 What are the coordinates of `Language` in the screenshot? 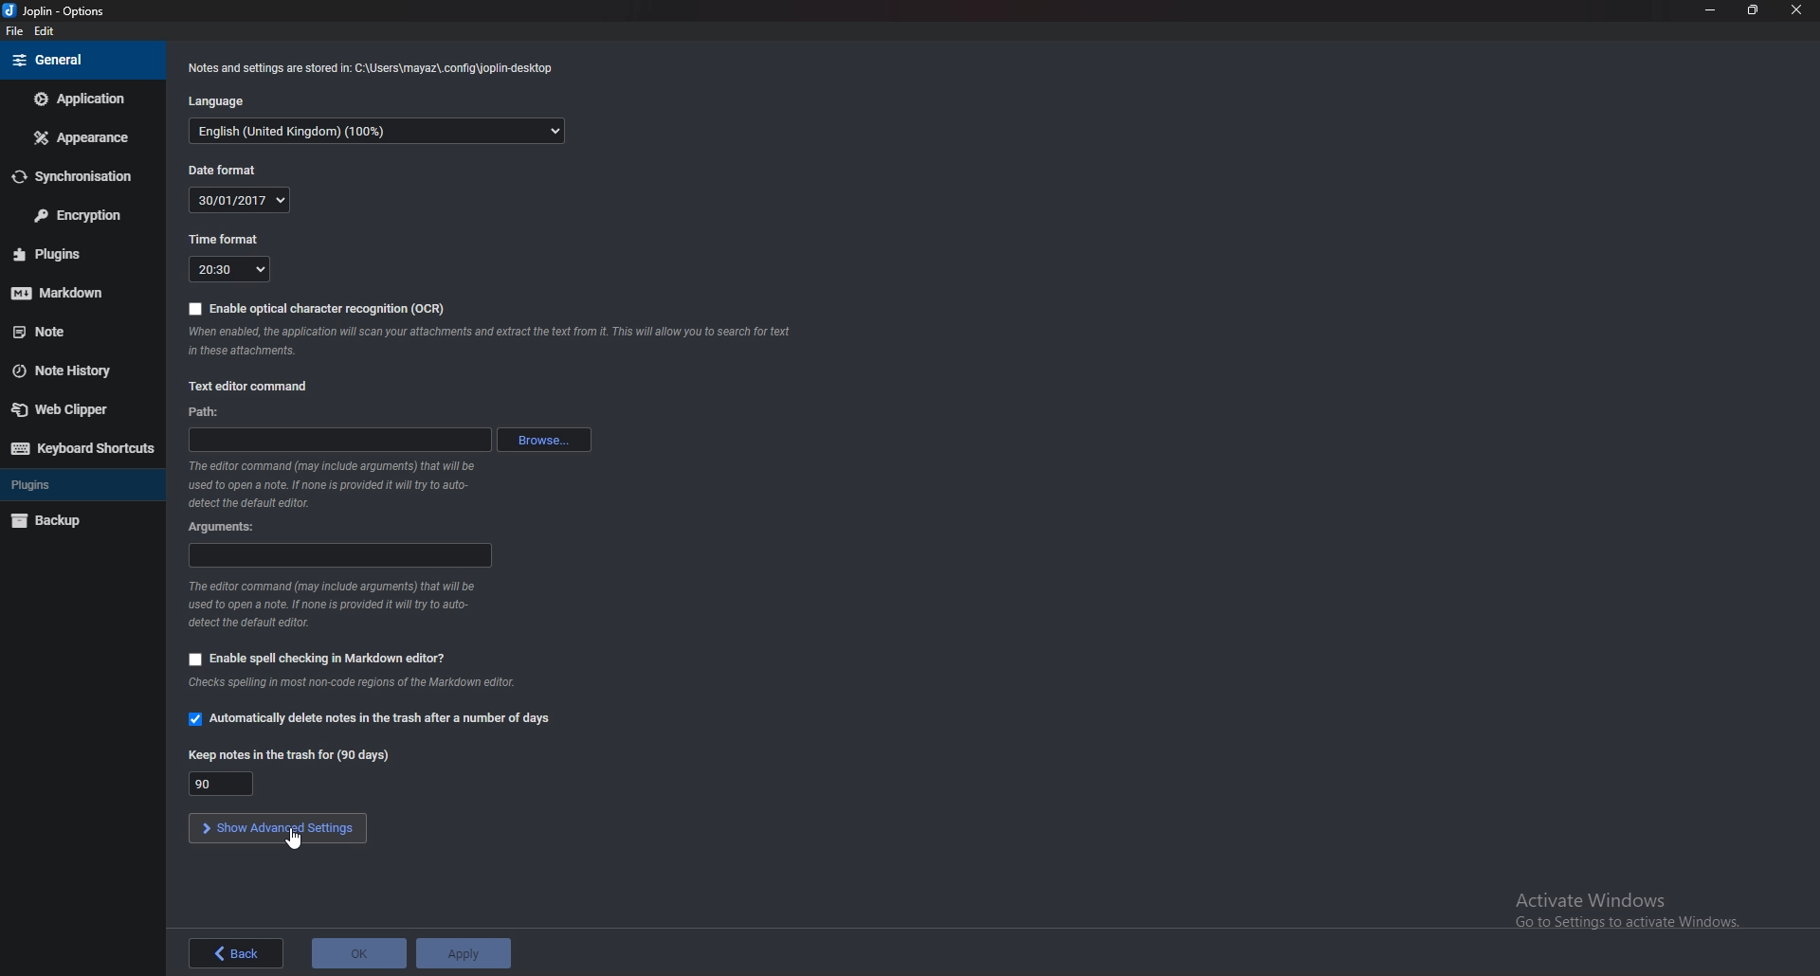 It's located at (229, 99).